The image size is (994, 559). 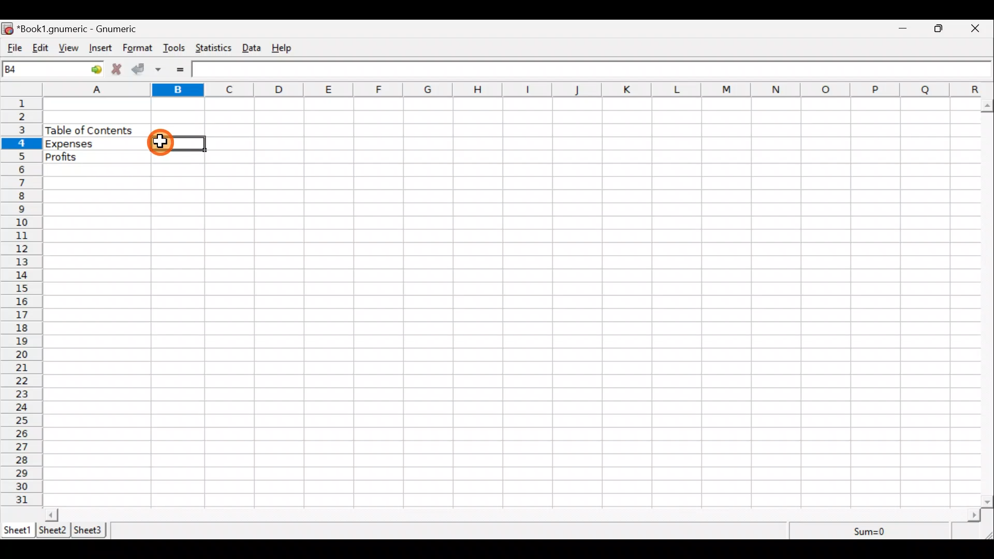 What do you see at coordinates (503, 90) in the screenshot?
I see `alphabets row` at bounding box center [503, 90].